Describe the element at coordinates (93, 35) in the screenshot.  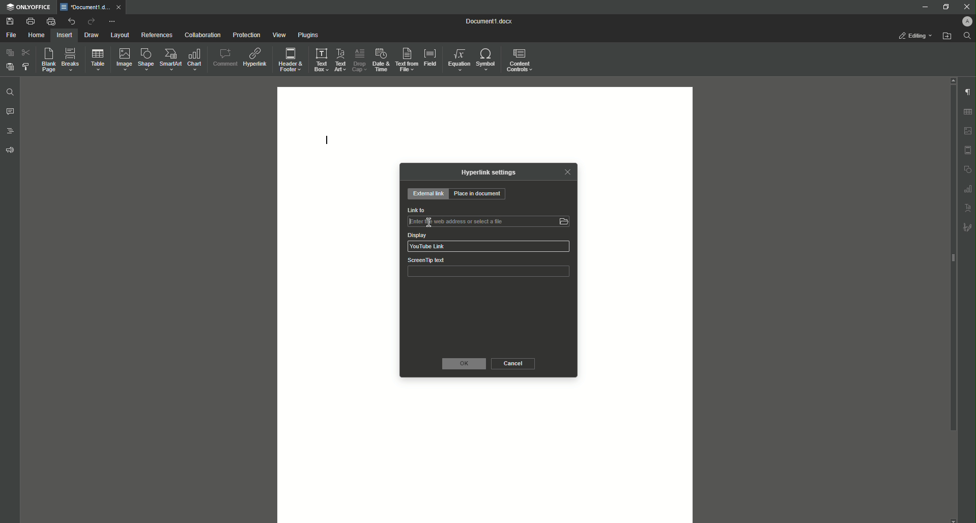
I see `Draw` at that location.